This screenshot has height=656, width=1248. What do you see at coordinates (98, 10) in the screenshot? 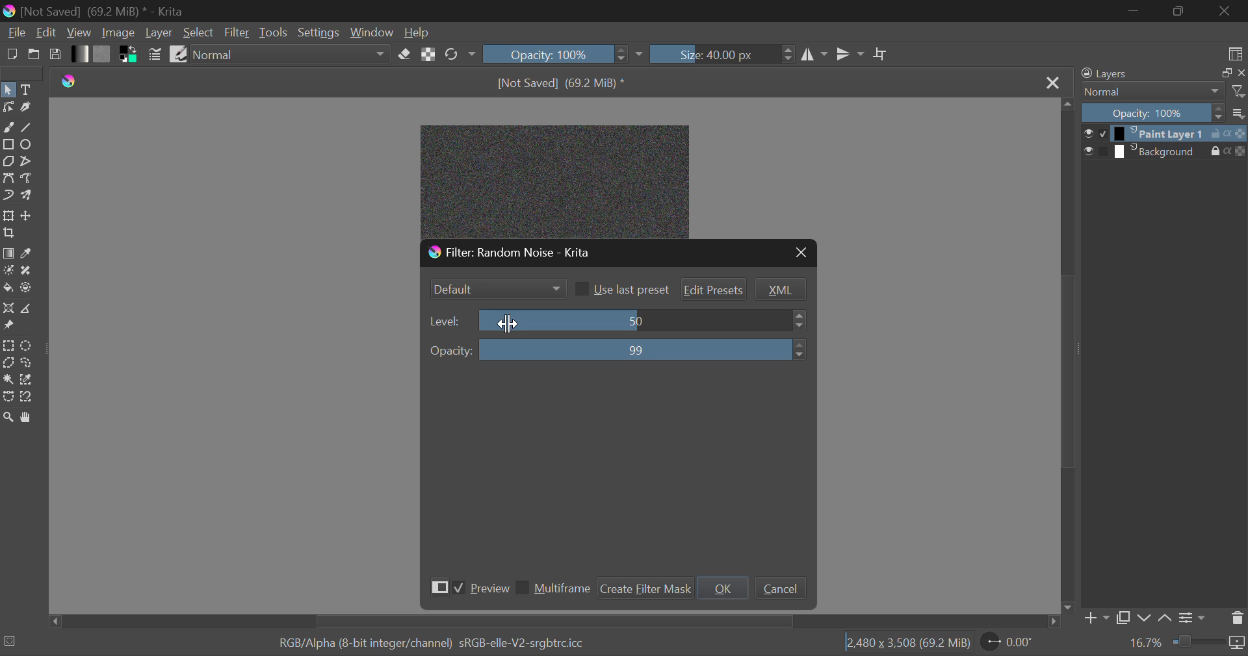
I see `[not saved] (69.2 mib)* - krita` at bounding box center [98, 10].